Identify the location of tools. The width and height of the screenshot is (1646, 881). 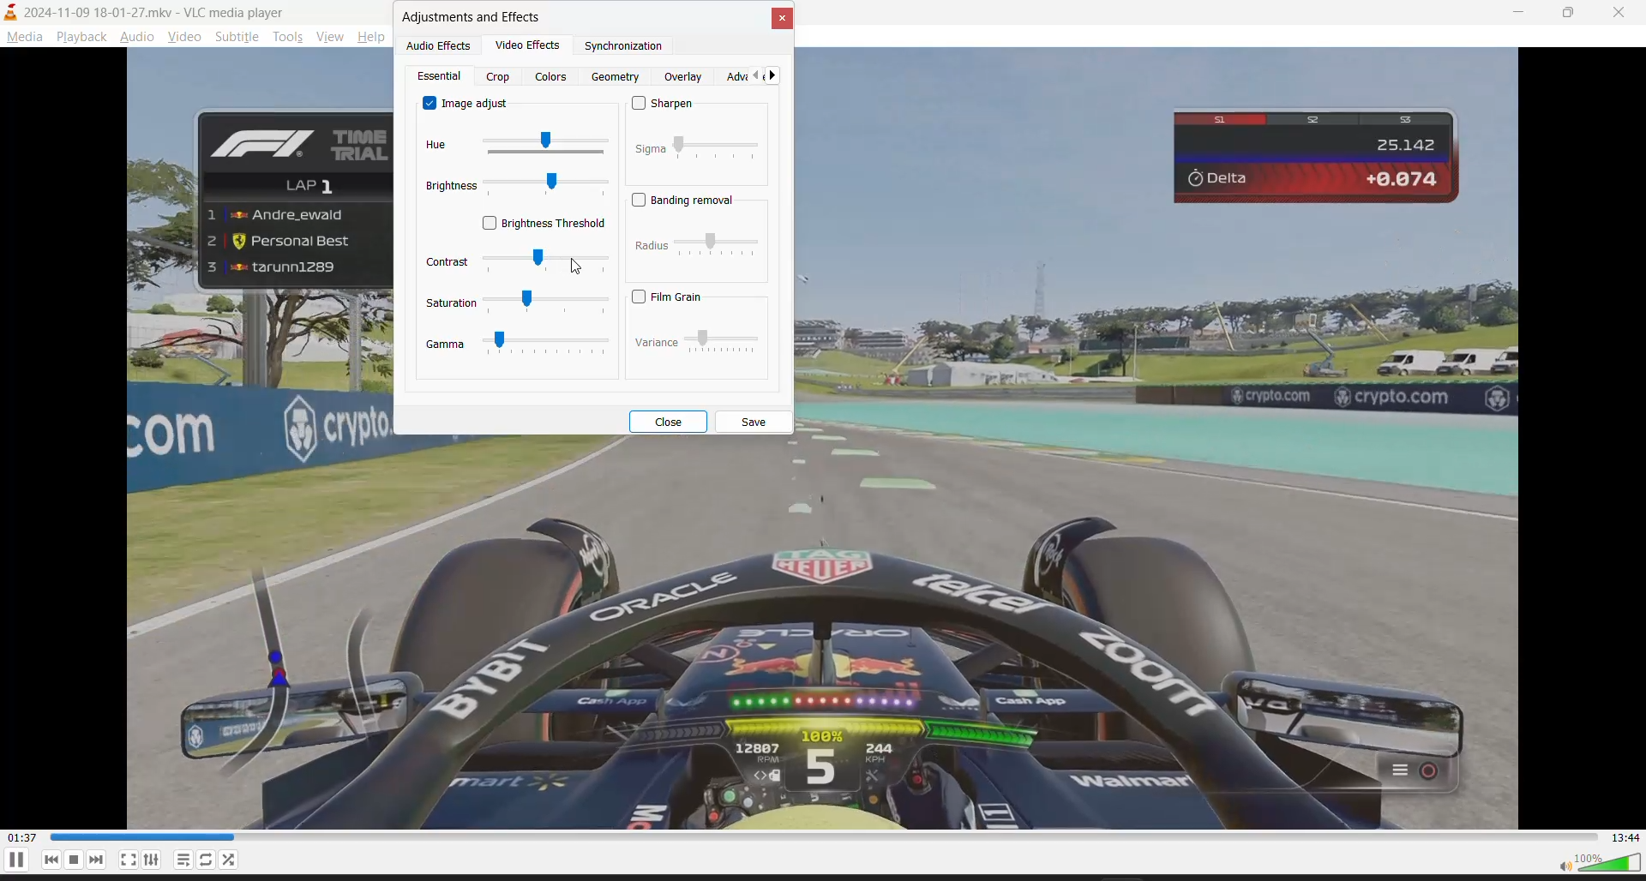
(286, 37).